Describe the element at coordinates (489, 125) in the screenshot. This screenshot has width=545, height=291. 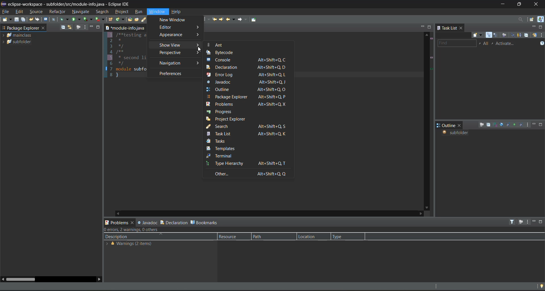
I see `collapse all` at that location.